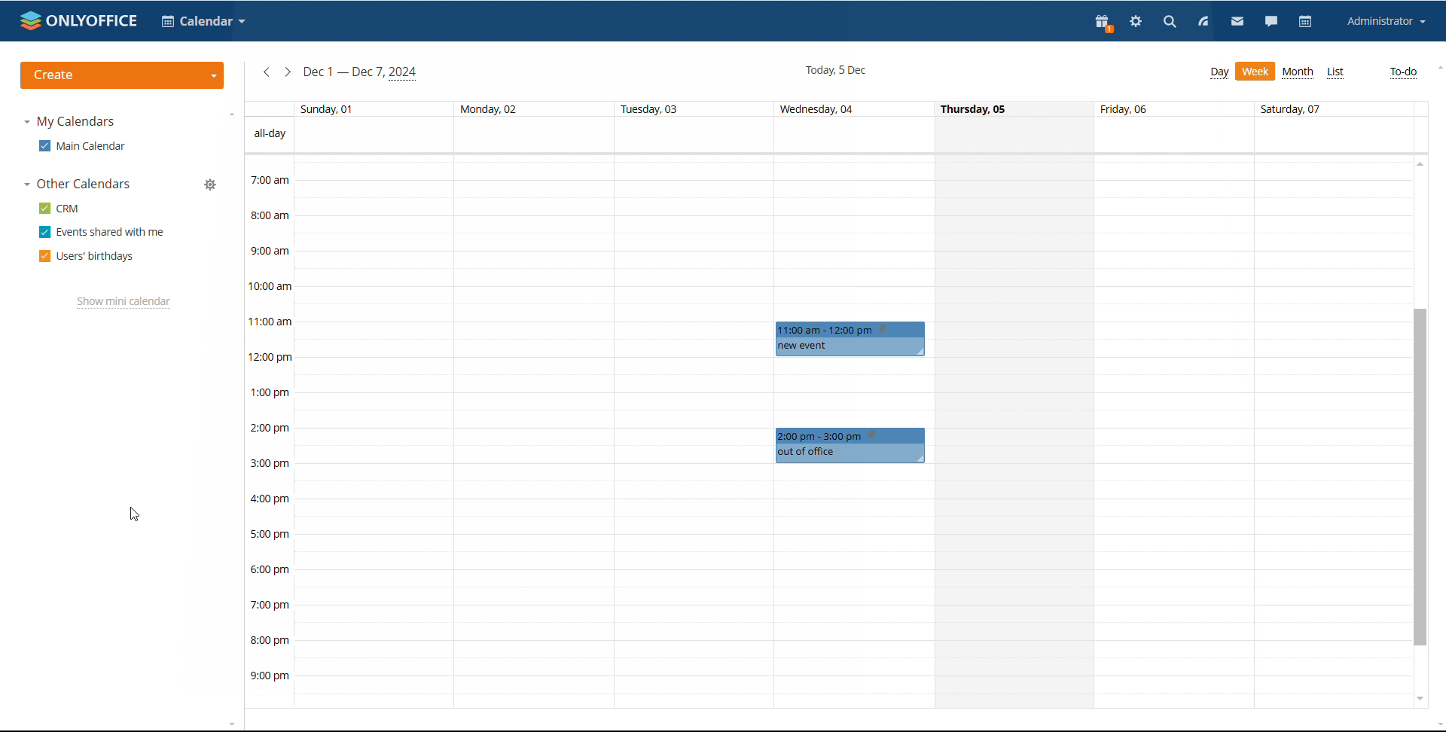 The image size is (1446, 732). Describe the element at coordinates (828, 109) in the screenshot. I see `days` at that location.